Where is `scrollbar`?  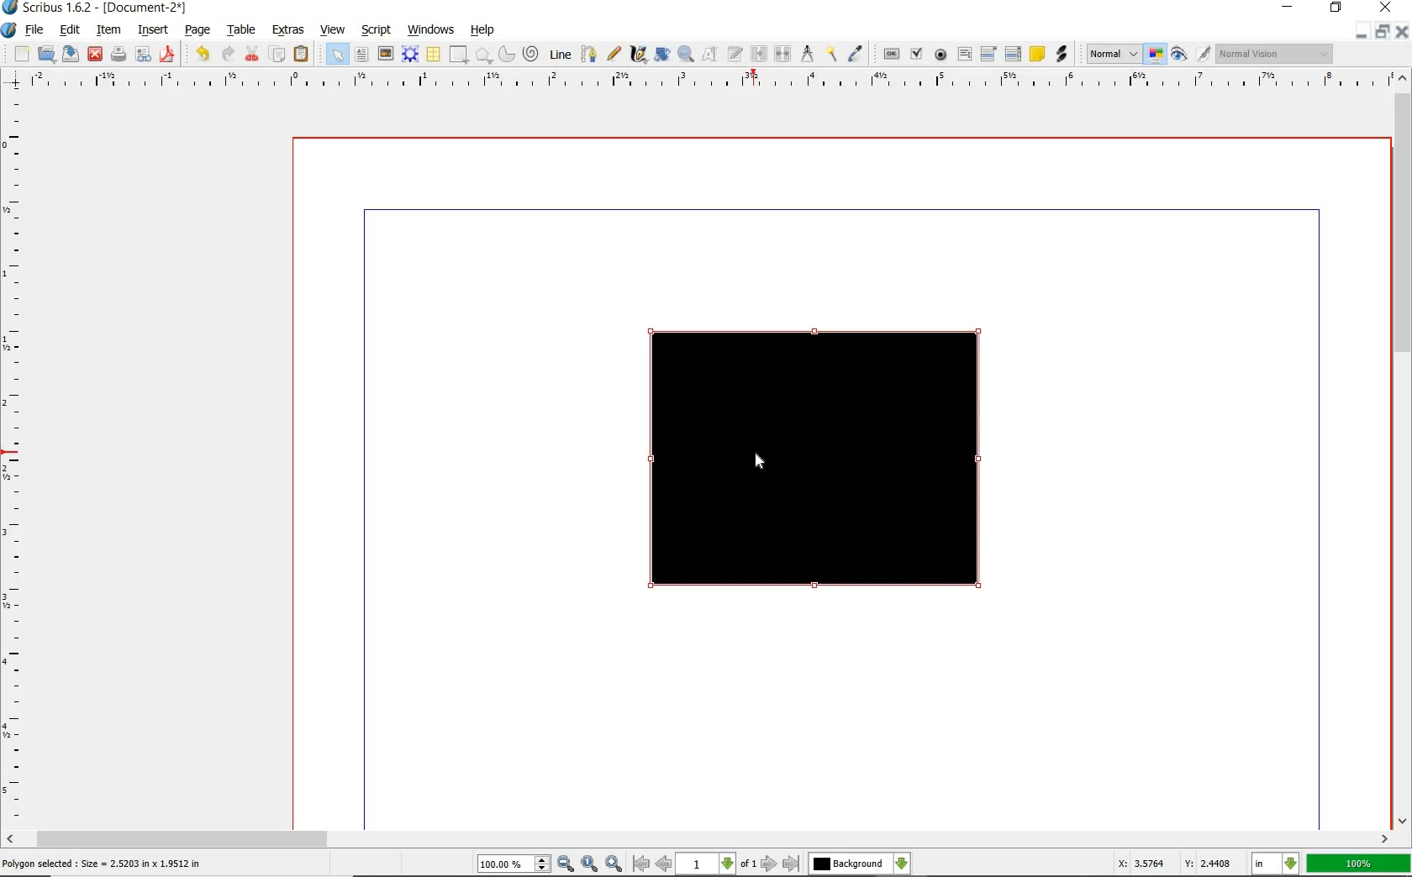 scrollbar is located at coordinates (1402, 449).